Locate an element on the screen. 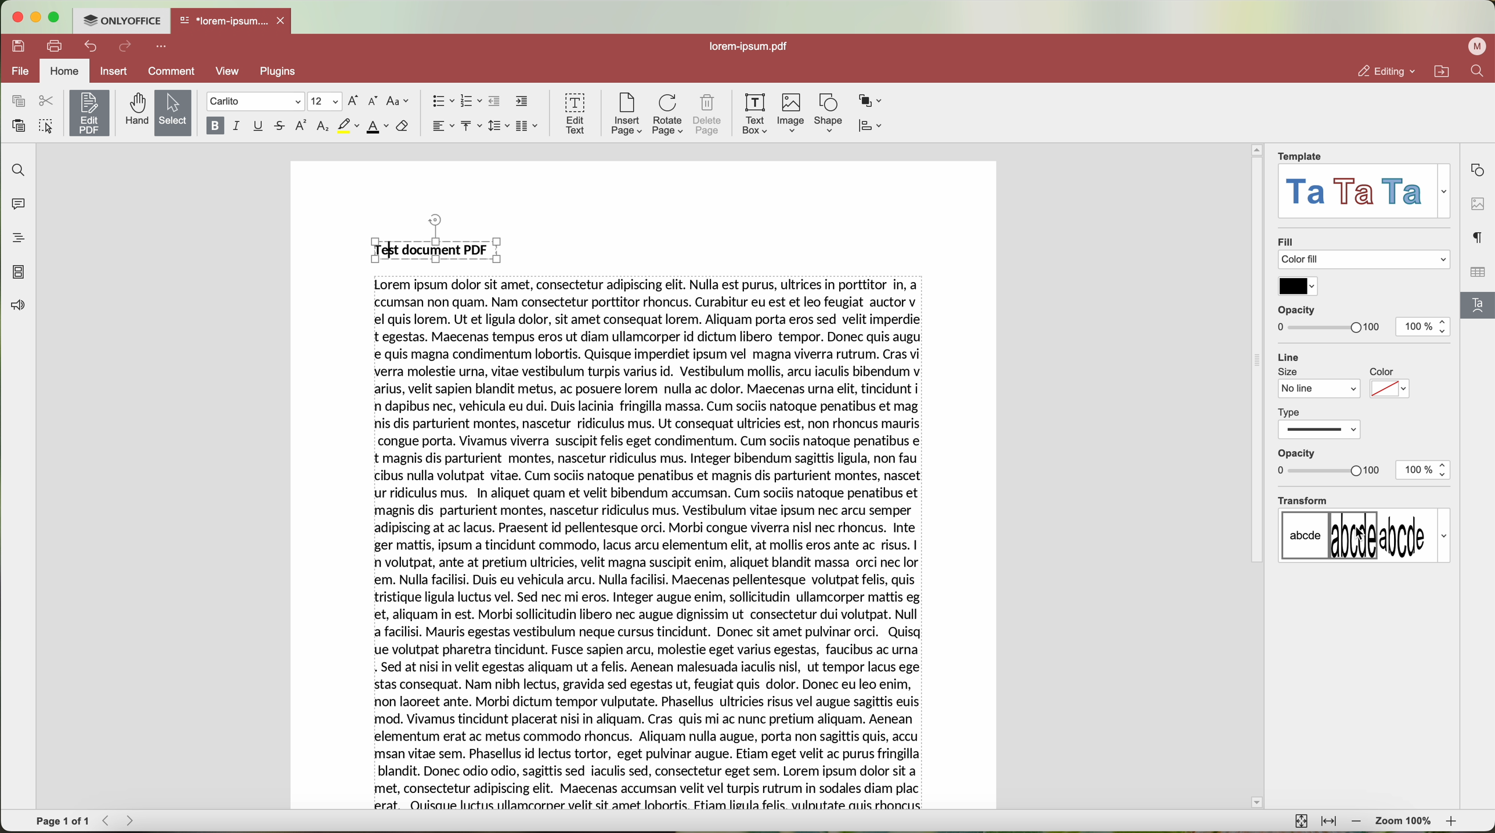 Image resolution: width=1495 pixels, height=833 pixels. underline is located at coordinates (259, 127).